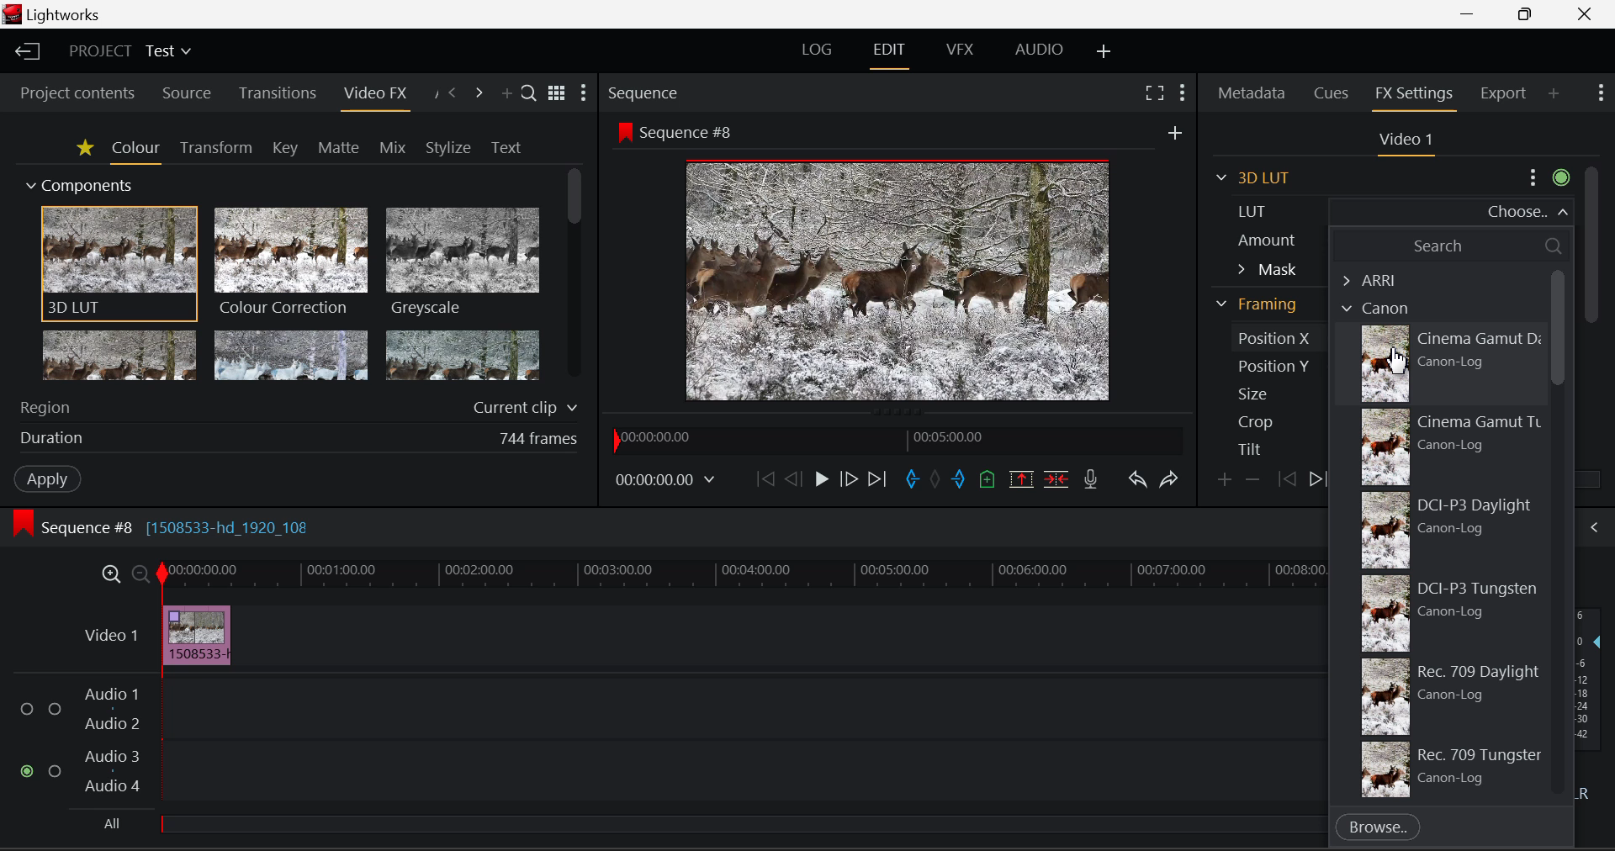 This screenshot has height=851, width=1615. Describe the element at coordinates (986, 478) in the screenshot. I see `Mark Cue` at that location.